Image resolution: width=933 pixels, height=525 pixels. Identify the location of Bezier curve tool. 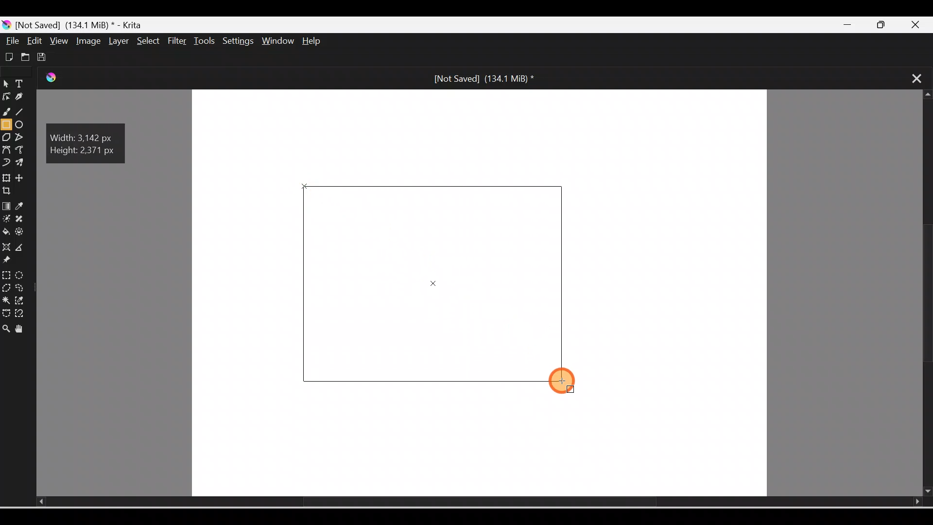
(7, 149).